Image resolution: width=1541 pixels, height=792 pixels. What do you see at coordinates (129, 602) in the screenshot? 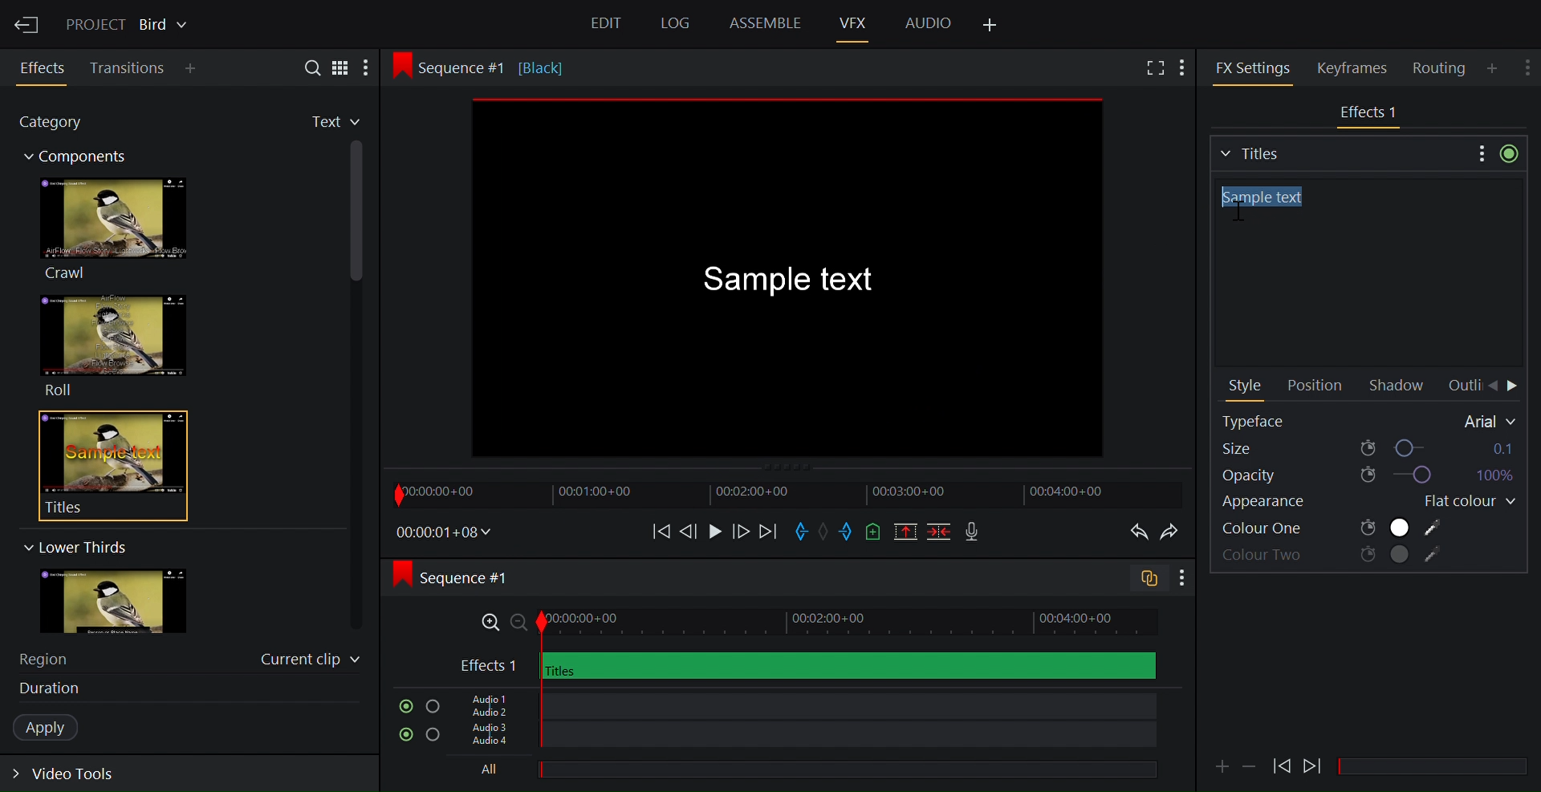
I see `image` at bounding box center [129, 602].